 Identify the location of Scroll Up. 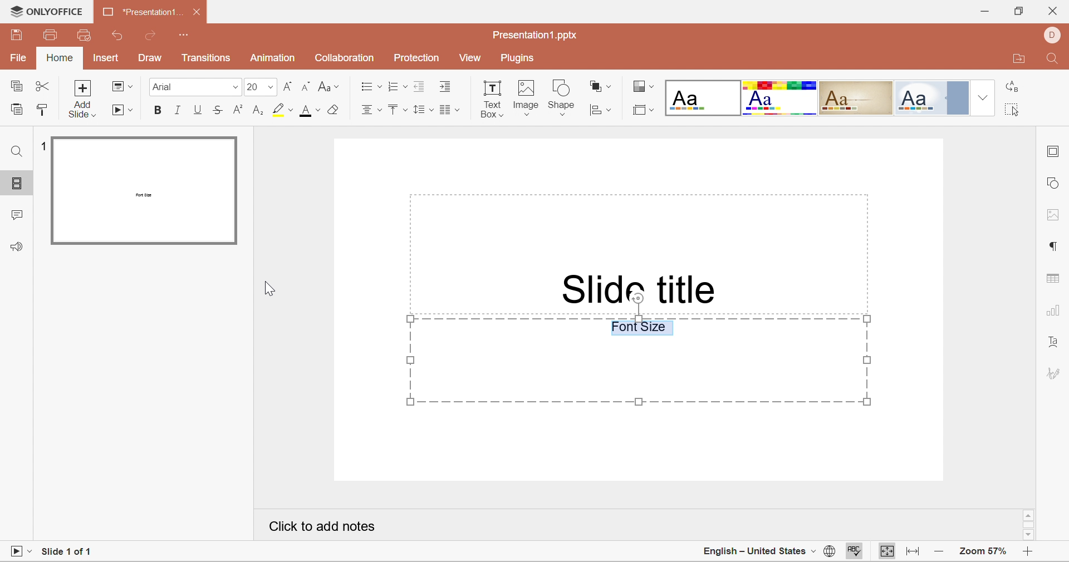
(1030, 514).